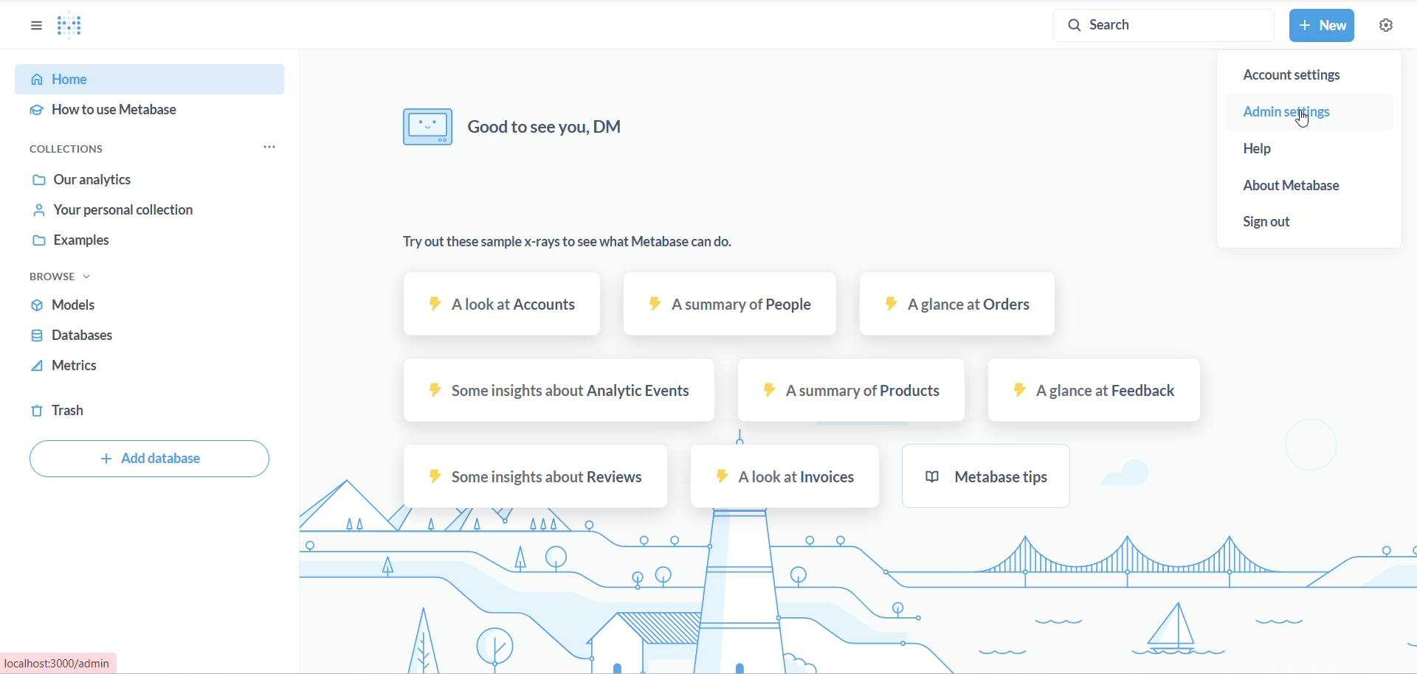  I want to click on a look at accounts, so click(507, 305).